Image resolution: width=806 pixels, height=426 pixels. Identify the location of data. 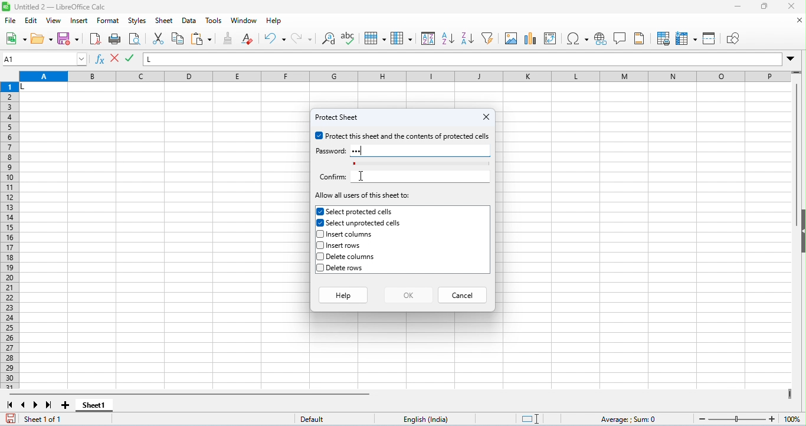
(191, 21).